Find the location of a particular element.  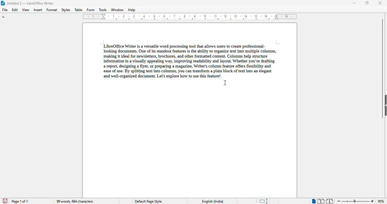

Change zoom level is located at coordinates (356, 200).